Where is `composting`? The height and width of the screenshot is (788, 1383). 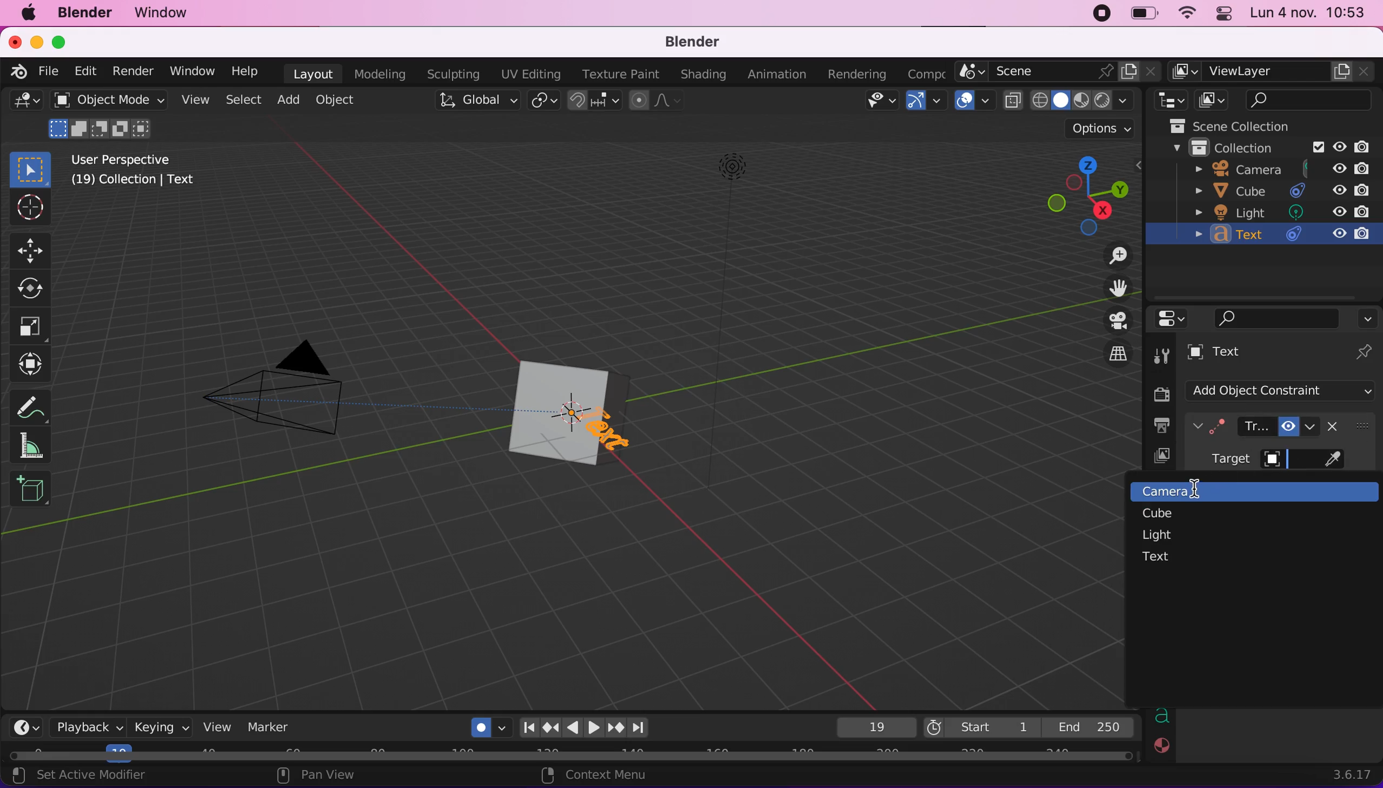 composting is located at coordinates (923, 72).